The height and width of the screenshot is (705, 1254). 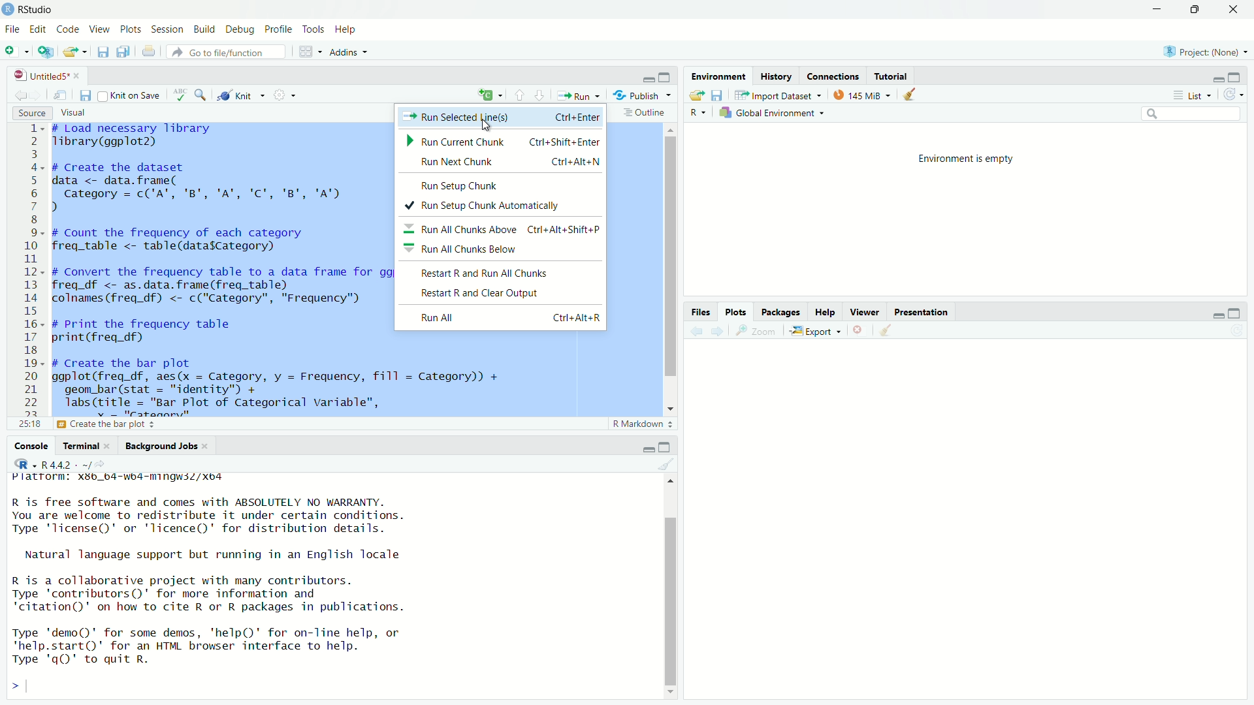 What do you see at coordinates (757, 331) in the screenshot?
I see `zoom` at bounding box center [757, 331].